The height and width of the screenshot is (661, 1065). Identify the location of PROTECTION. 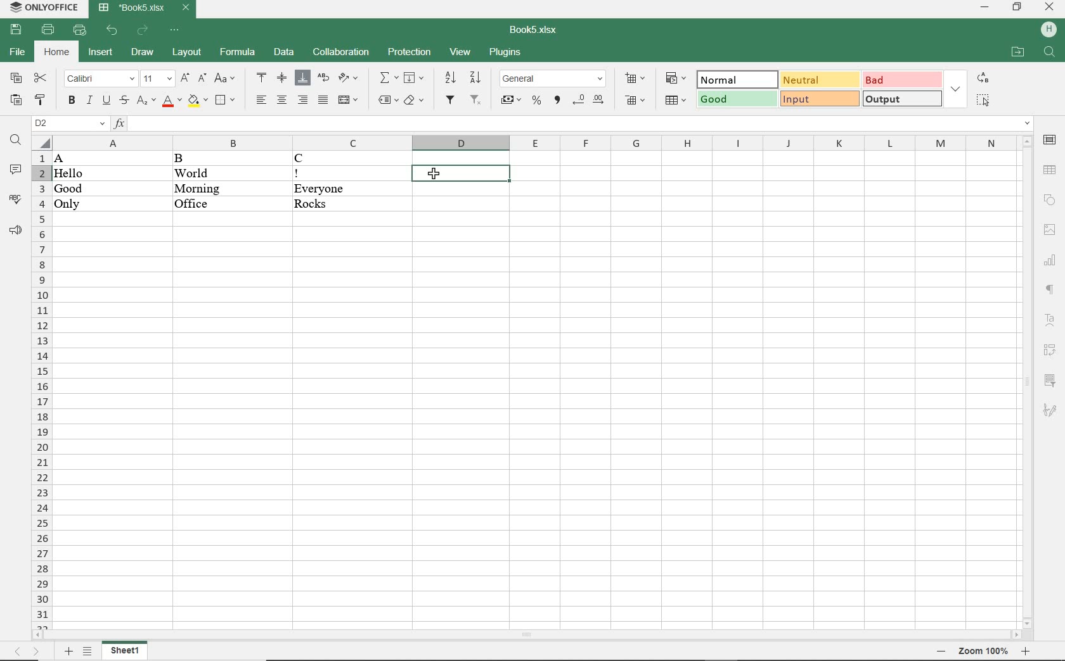
(406, 51).